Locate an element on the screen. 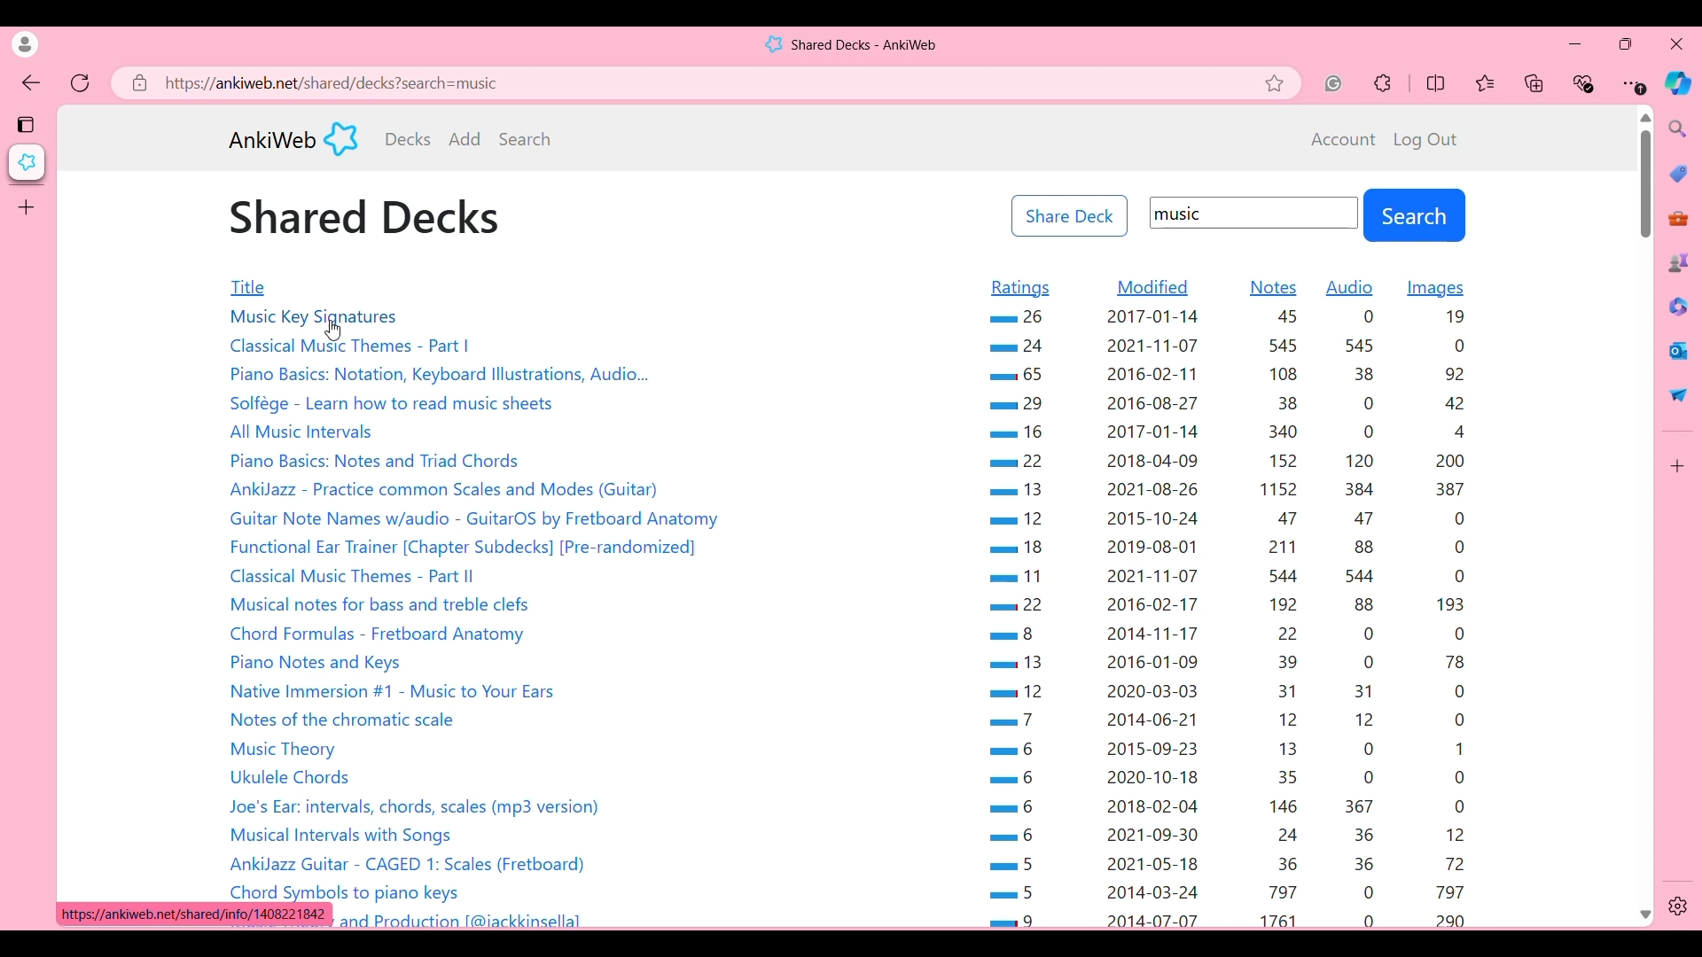  Browser shopping is located at coordinates (1678, 173).